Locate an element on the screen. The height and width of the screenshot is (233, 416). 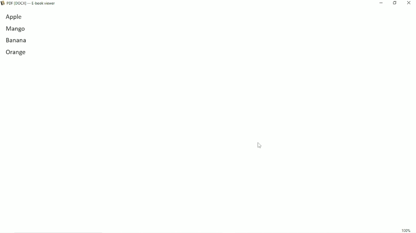
Cursor is located at coordinates (259, 146).